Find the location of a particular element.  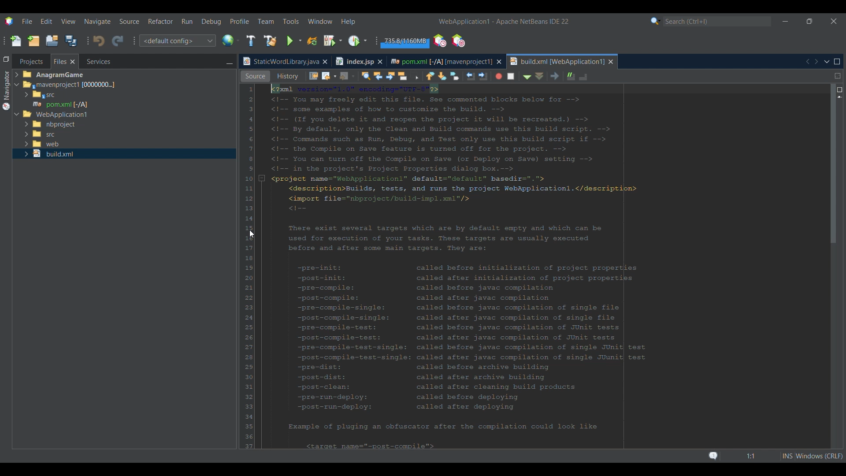

Configuration options is located at coordinates (177, 41).